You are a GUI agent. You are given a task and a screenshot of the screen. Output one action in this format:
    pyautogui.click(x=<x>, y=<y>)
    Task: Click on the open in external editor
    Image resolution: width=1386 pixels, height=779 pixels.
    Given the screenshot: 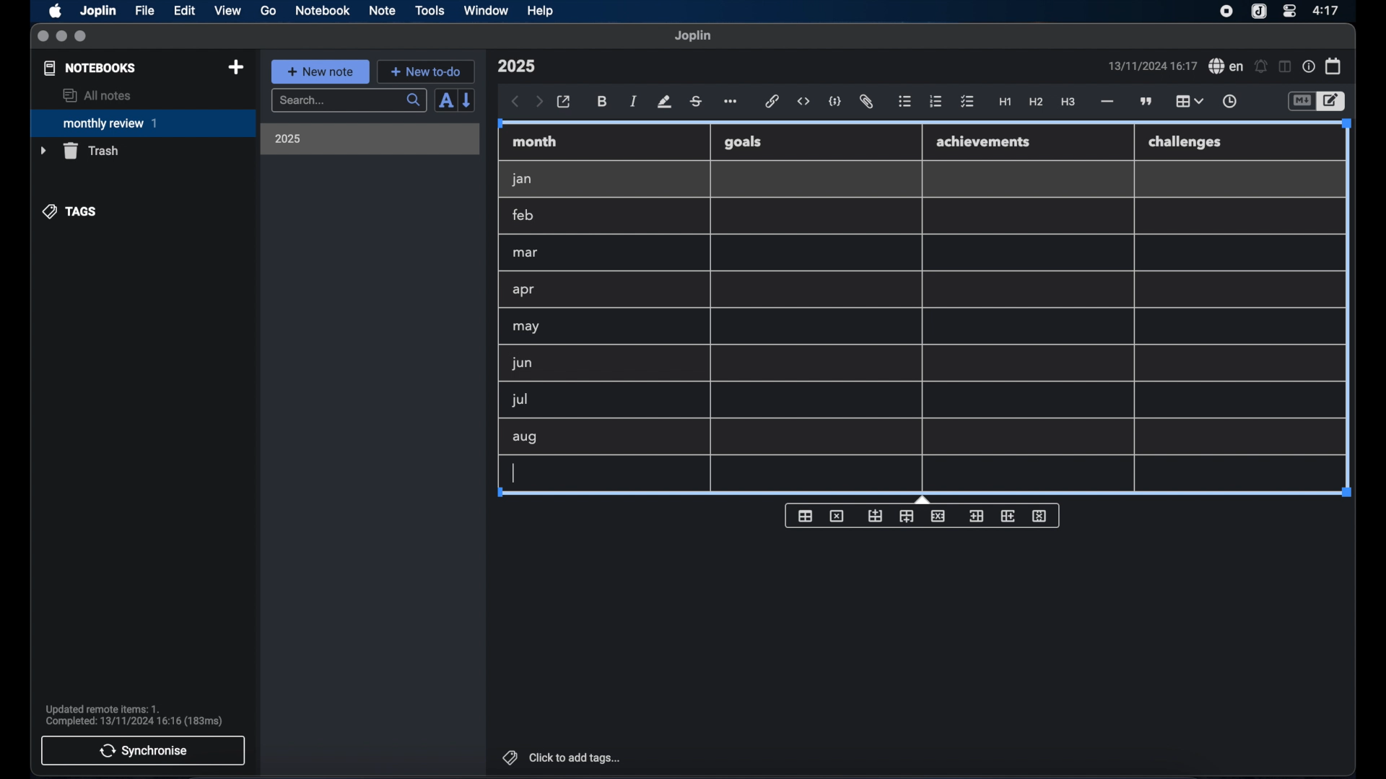 What is the action you would take?
    pyautogui.click(x=565, y=102)
    